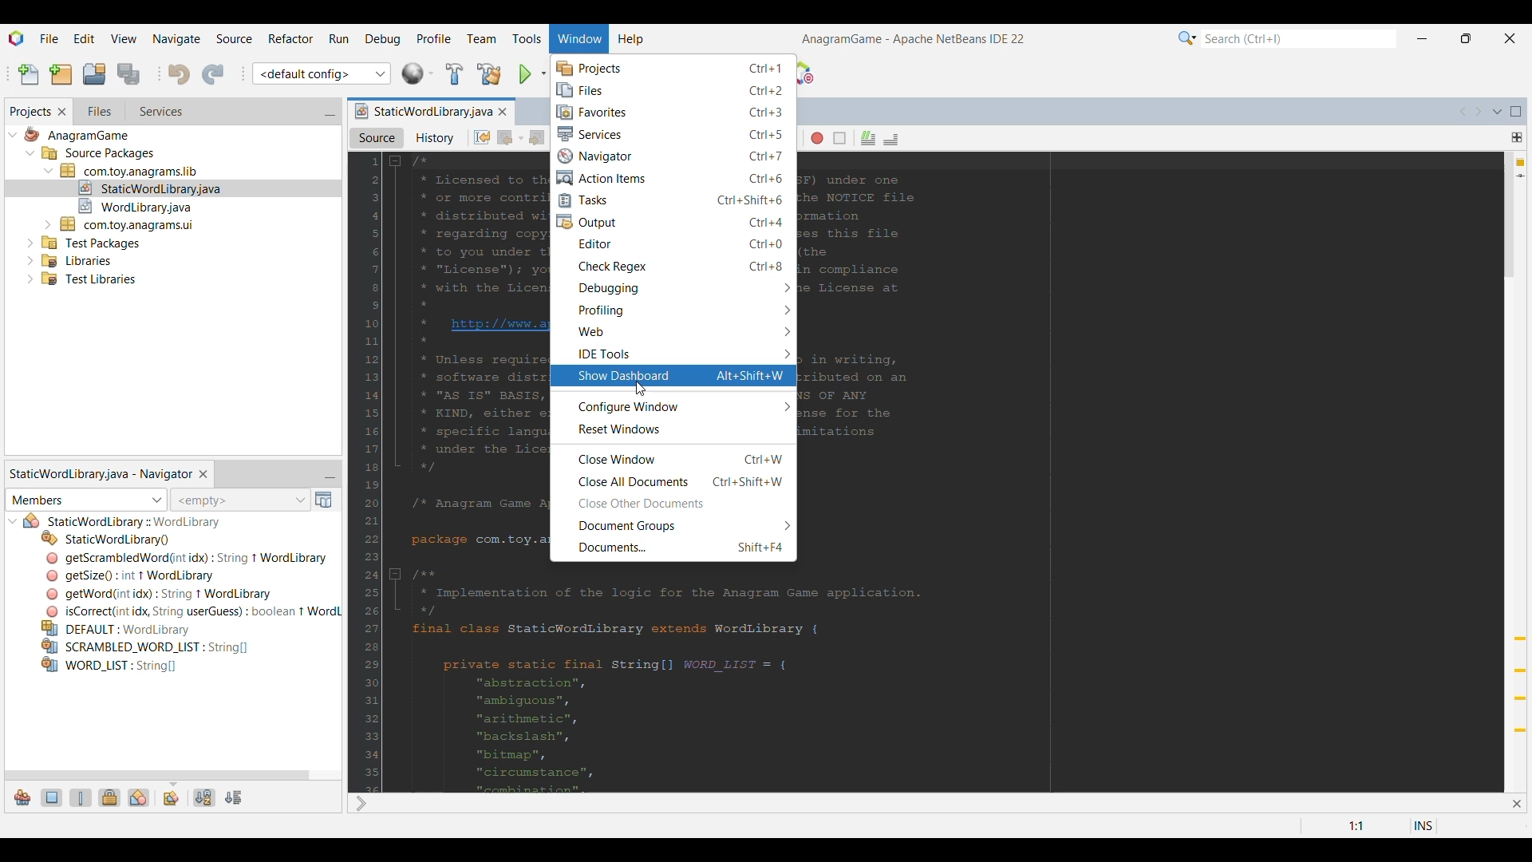 Image resolution: width=1532 pixels, height=862 pixels. I want to click on , so click(164, 592).